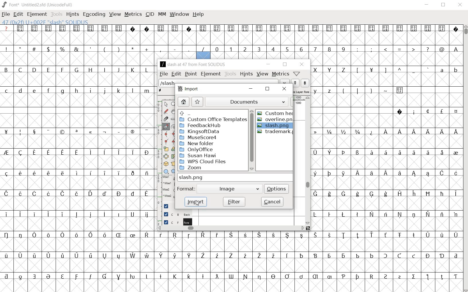 Image resolution: width=468 pixels, height=292 pixels. Describe the element at coordinates (285, 65) in the screenshot. I see `restore` at that location.